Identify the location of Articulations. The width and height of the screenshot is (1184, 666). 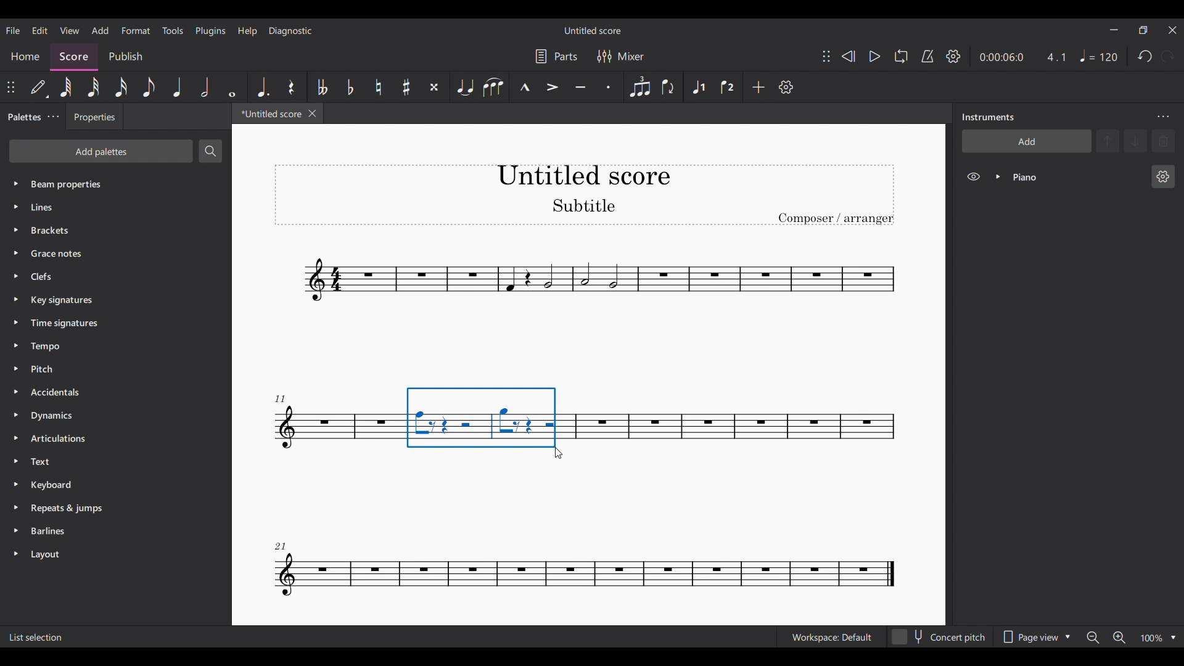
(103, 438).